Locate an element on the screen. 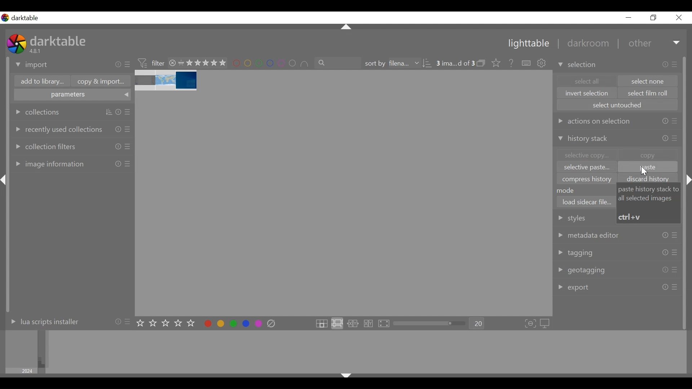 Image resolution: width=692 pixels, height=389 pixels. click to enter filemanger is located at coordinates (321, 324).